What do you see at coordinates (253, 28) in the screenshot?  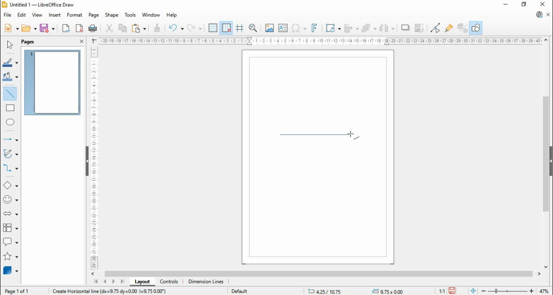 I see `pan and zoom` at bounding box center [253, 28].